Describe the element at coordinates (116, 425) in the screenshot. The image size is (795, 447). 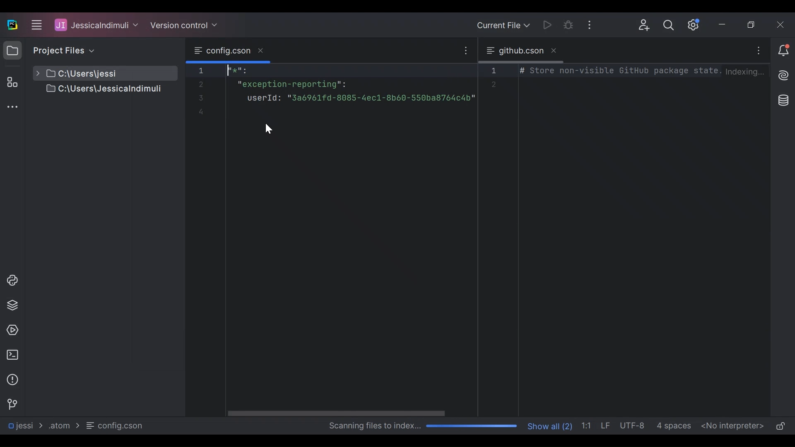
I see `File` at that location.